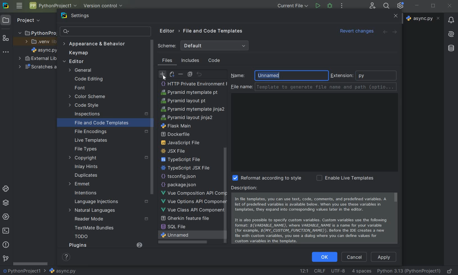 The width and height of the screenshot is (458, 275). Describe the element at coordinates (361, 271) in the screenshot. I see `indent` at that location.